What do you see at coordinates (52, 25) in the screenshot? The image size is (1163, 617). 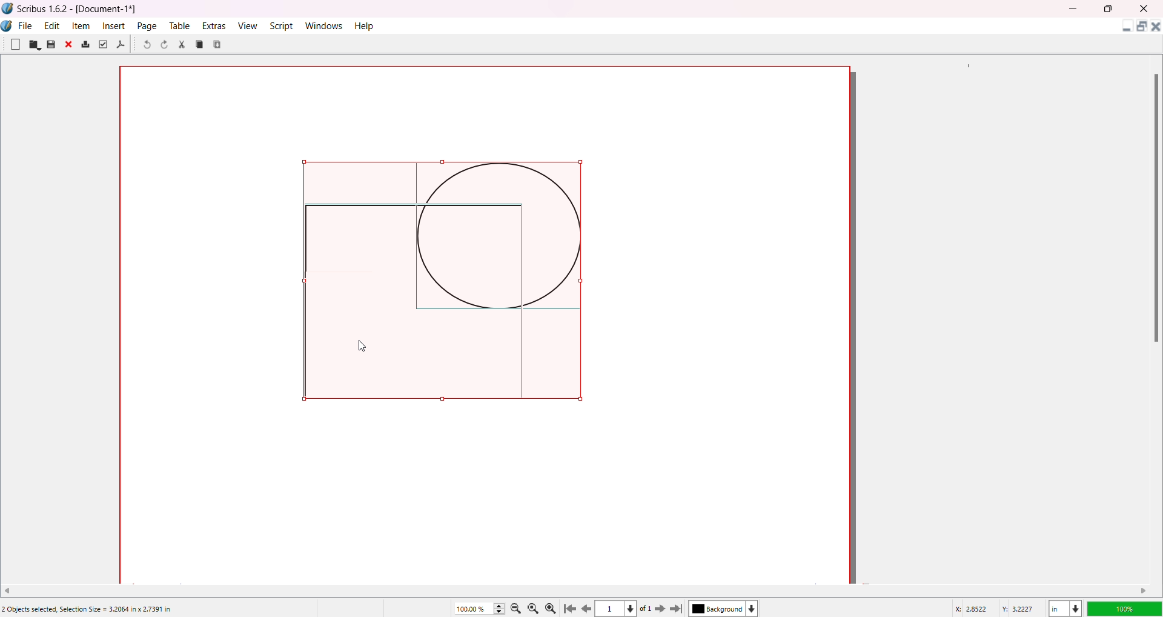 I see `Edit` at bounding box center [52, 25].